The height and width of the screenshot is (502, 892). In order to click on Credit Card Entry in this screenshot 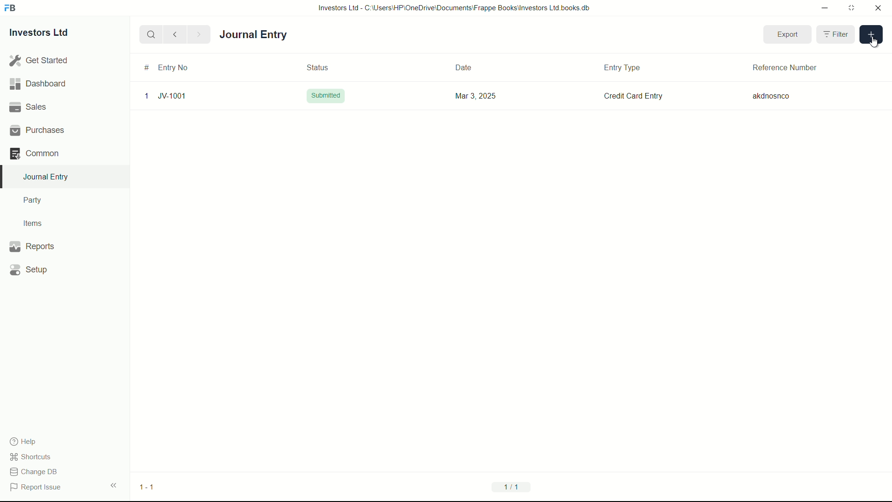, I will do `click(630, 95)`.